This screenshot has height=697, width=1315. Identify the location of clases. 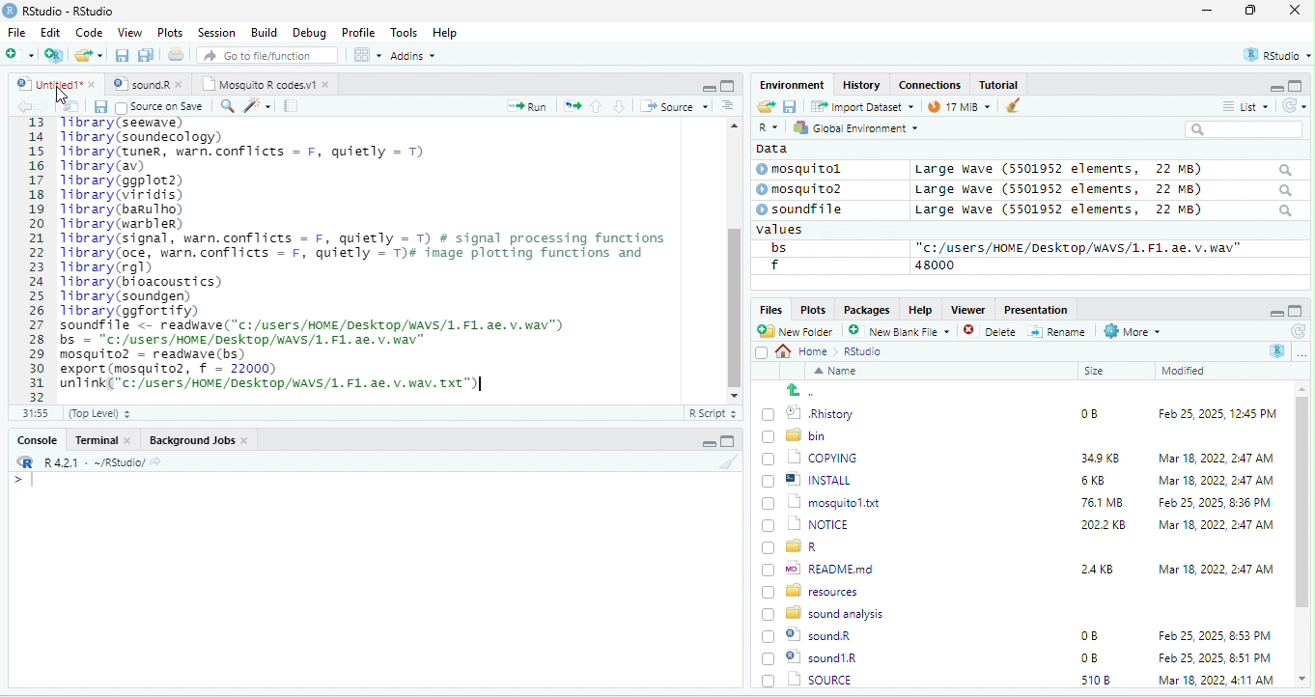
(932, 83).